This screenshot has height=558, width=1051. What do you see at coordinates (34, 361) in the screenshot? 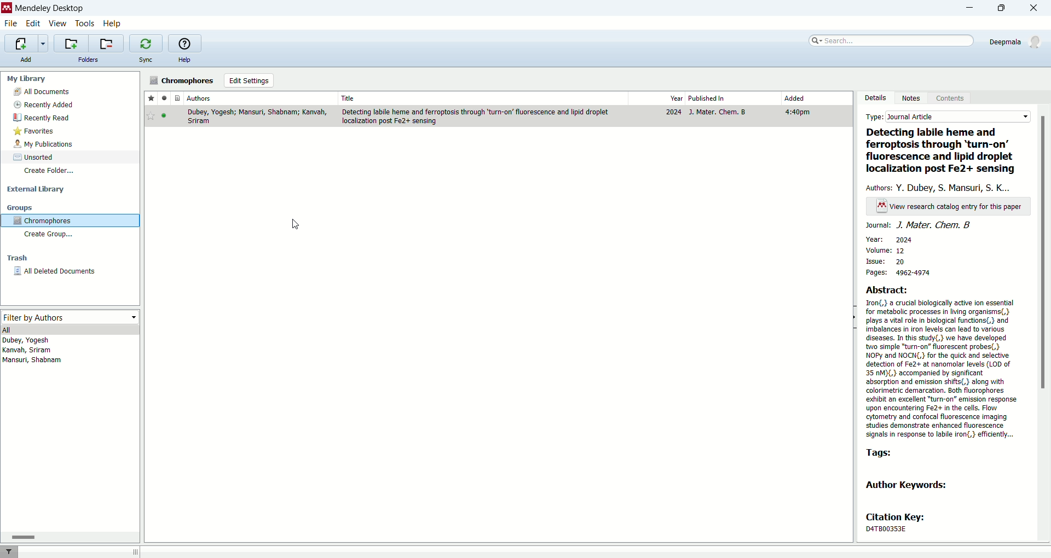
I see `Mansuri, shabnam` at bounding box center [34, 361].